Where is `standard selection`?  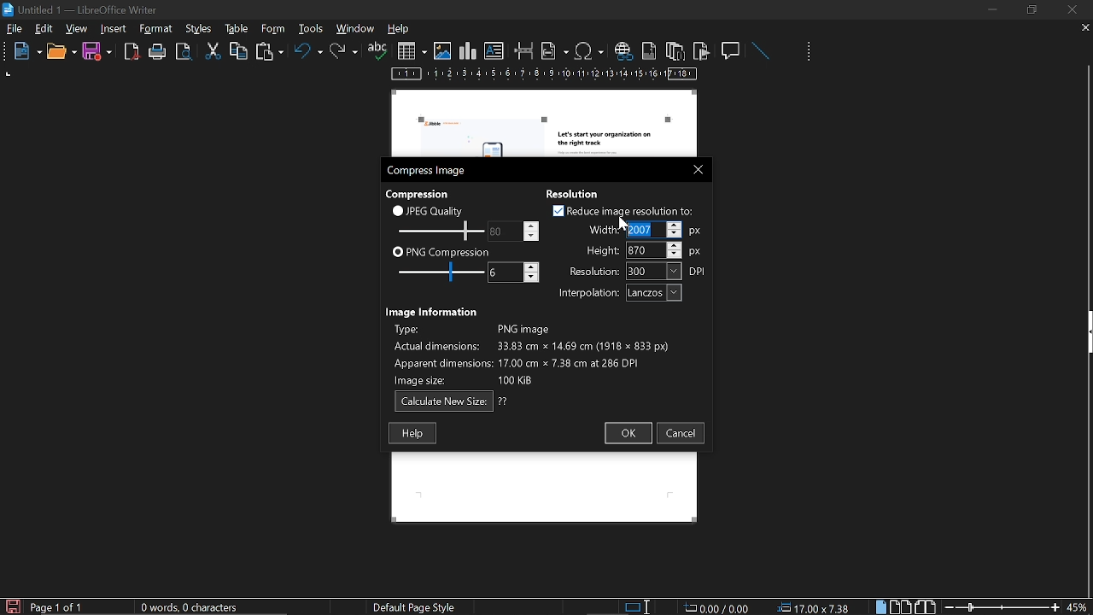 standard selection is located at coordinates (639, 606).